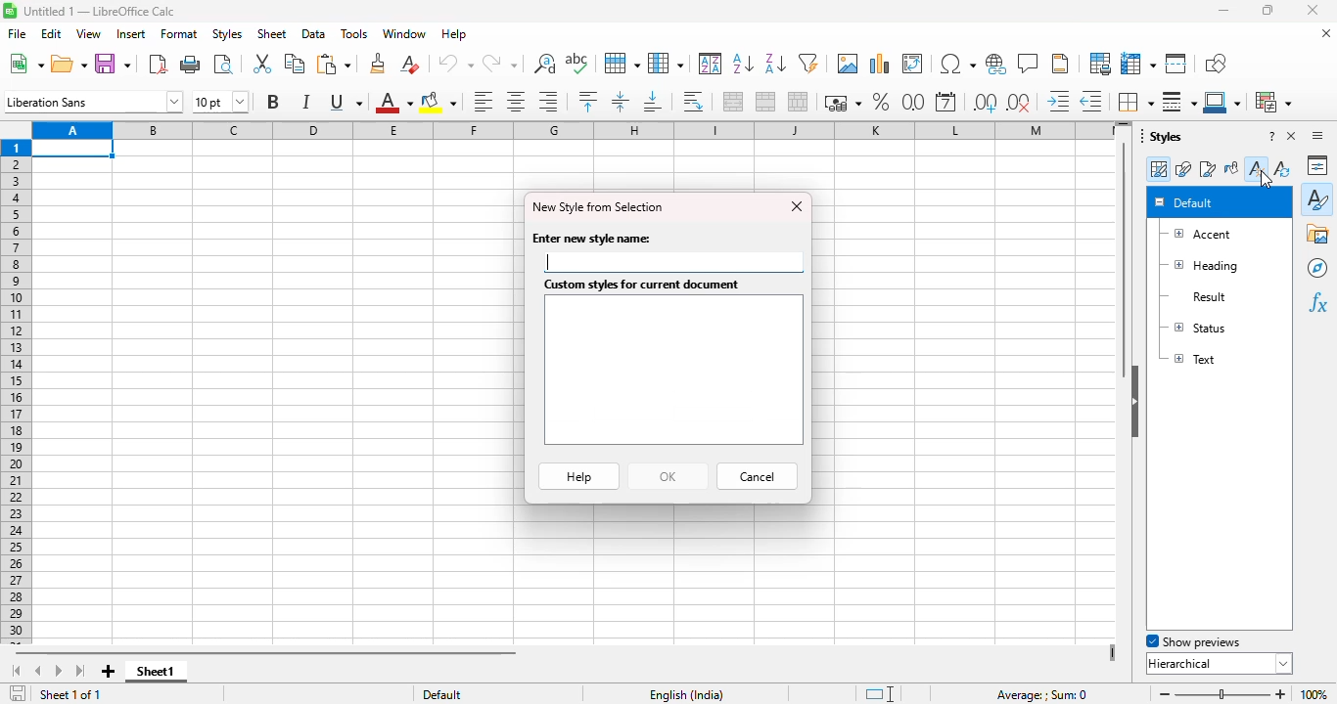 The image size is (1337, 704). What do you see at coordinates (1317, 135) in the screenshot?
I see `sidebar settings` at bounding box center [1317, 135].